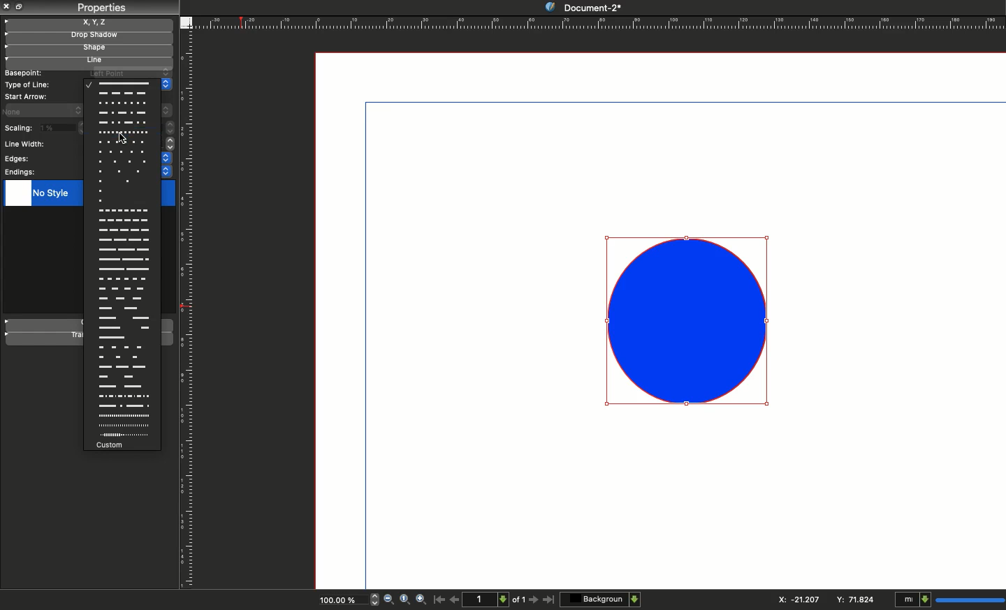  I want to click on line option, so click(123, 239).